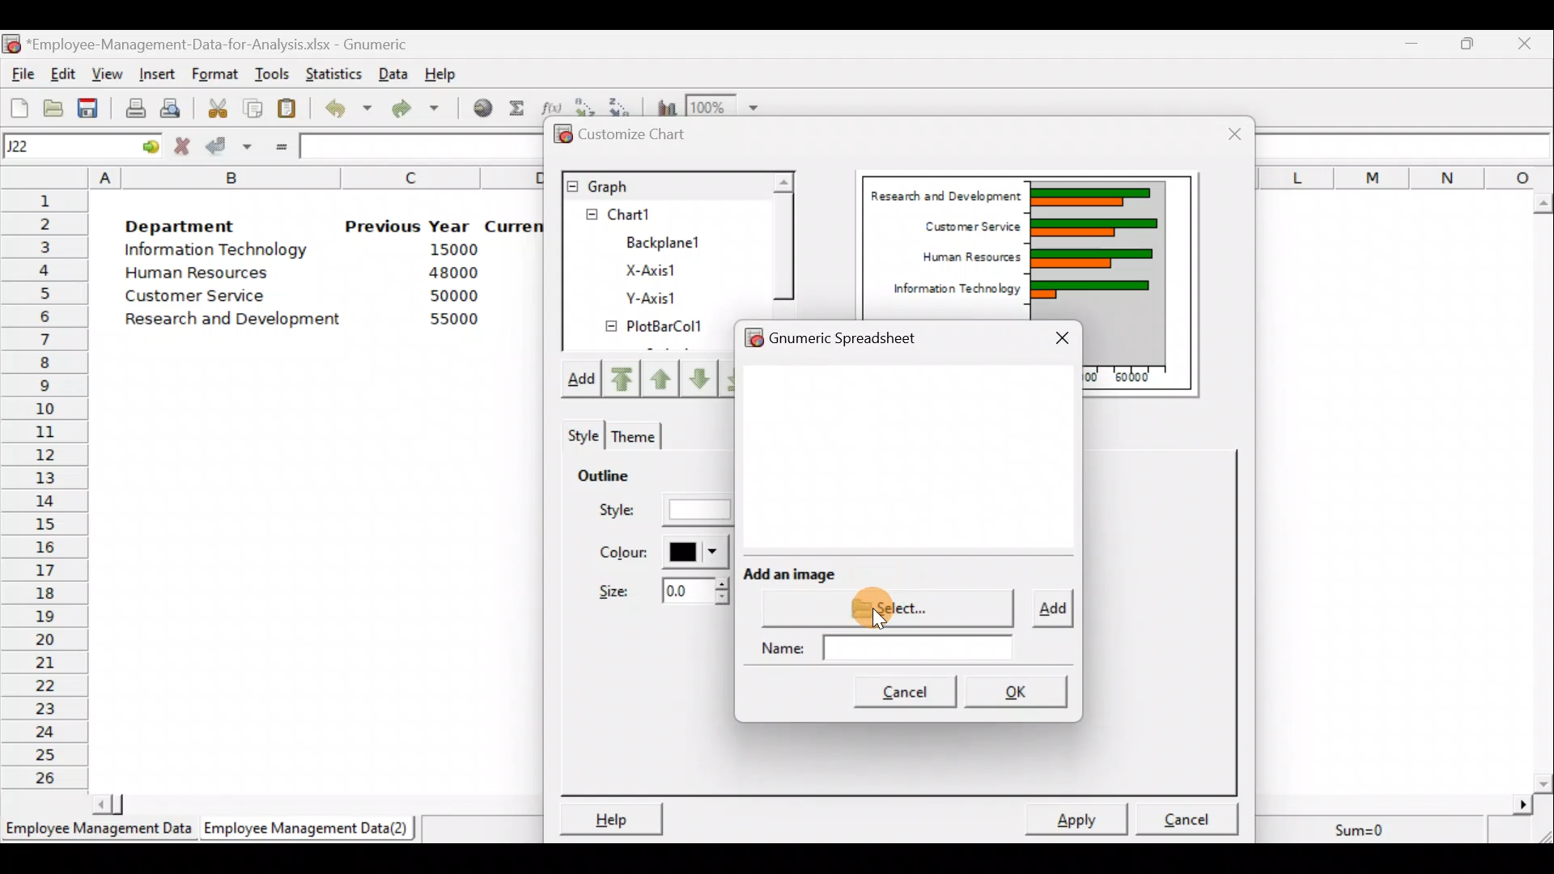 The width and height of the screenshot is (1554, 874). I want to click on X-axis1, so click(662, 268).